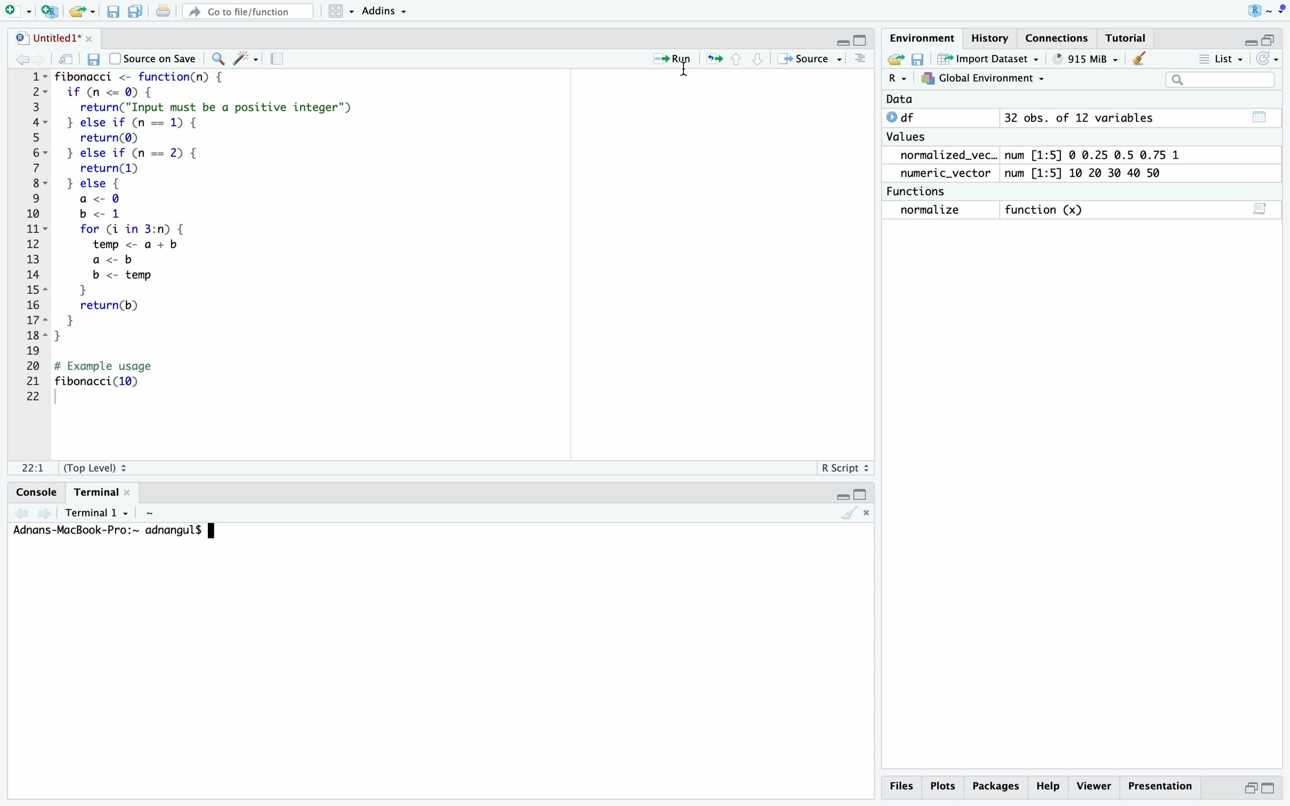  What do you see at coordinates (97, 513) in the screenshot?
I see `terminal 1` at bounding box center [97, 513].